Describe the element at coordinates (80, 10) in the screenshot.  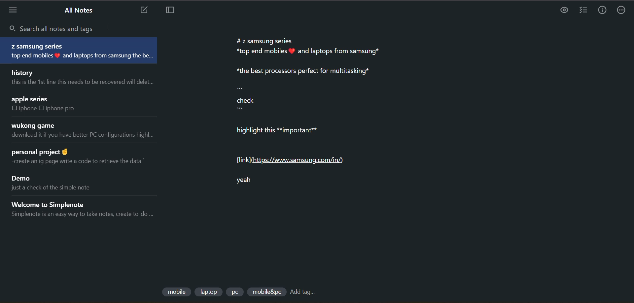
I see `all notes` at that location.